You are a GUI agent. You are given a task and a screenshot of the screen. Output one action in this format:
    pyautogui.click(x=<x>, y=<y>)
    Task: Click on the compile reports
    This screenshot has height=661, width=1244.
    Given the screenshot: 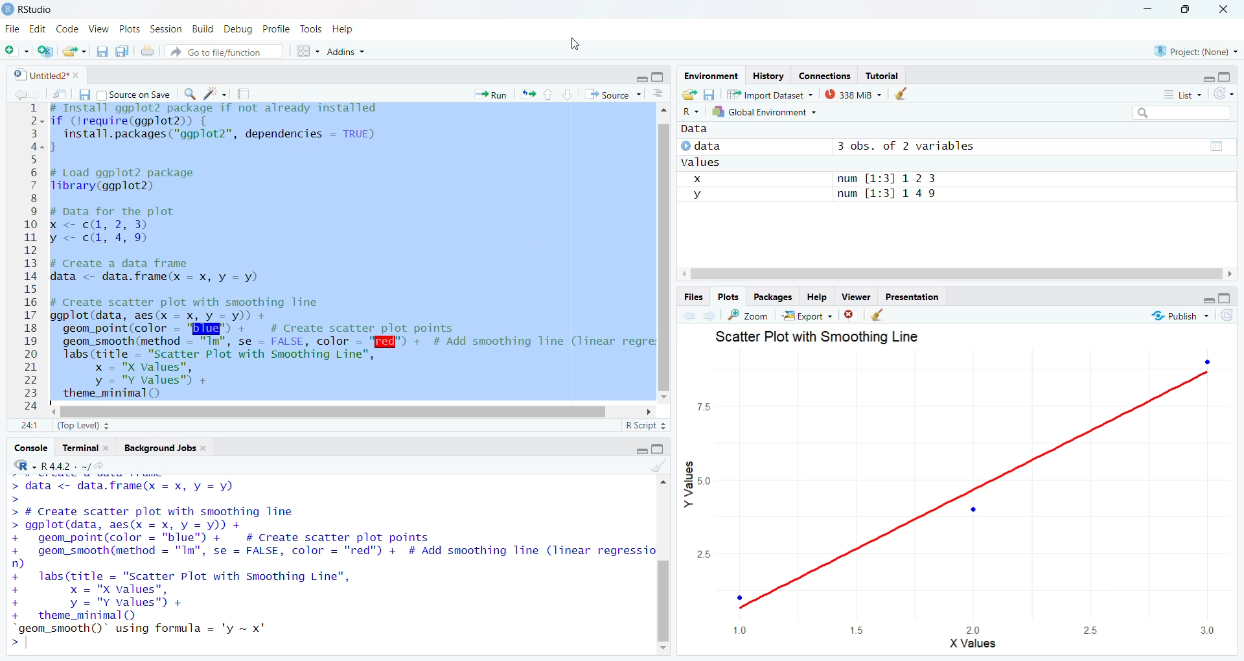 What is the action you would take?
    pyautogui.click(x=246, y=95)
    